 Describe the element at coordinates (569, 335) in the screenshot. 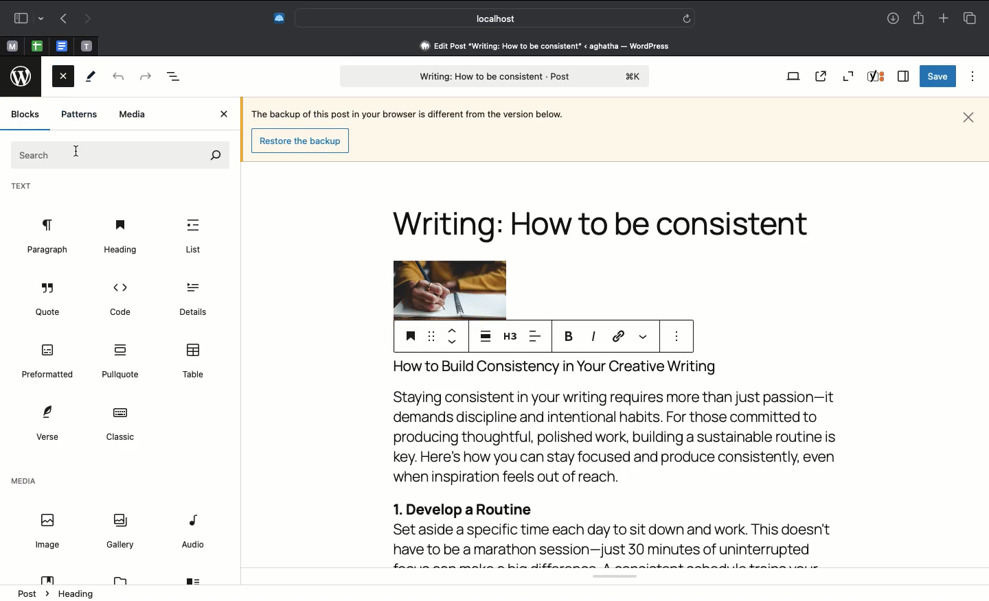

I see `Bold` at that location.